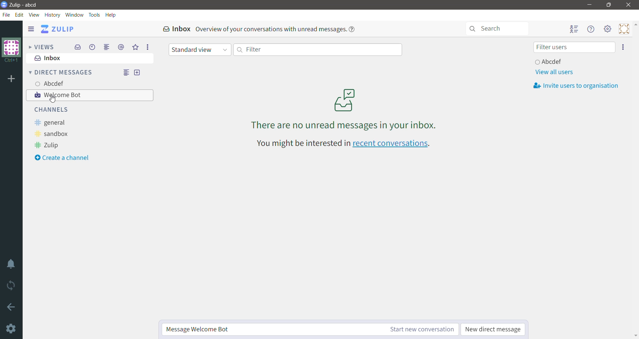 The width and height of the screenshot is (639, 339). Describe the element at coordinates (550, 62) in the screenshot. I see `Current logged in user and status` at that location.